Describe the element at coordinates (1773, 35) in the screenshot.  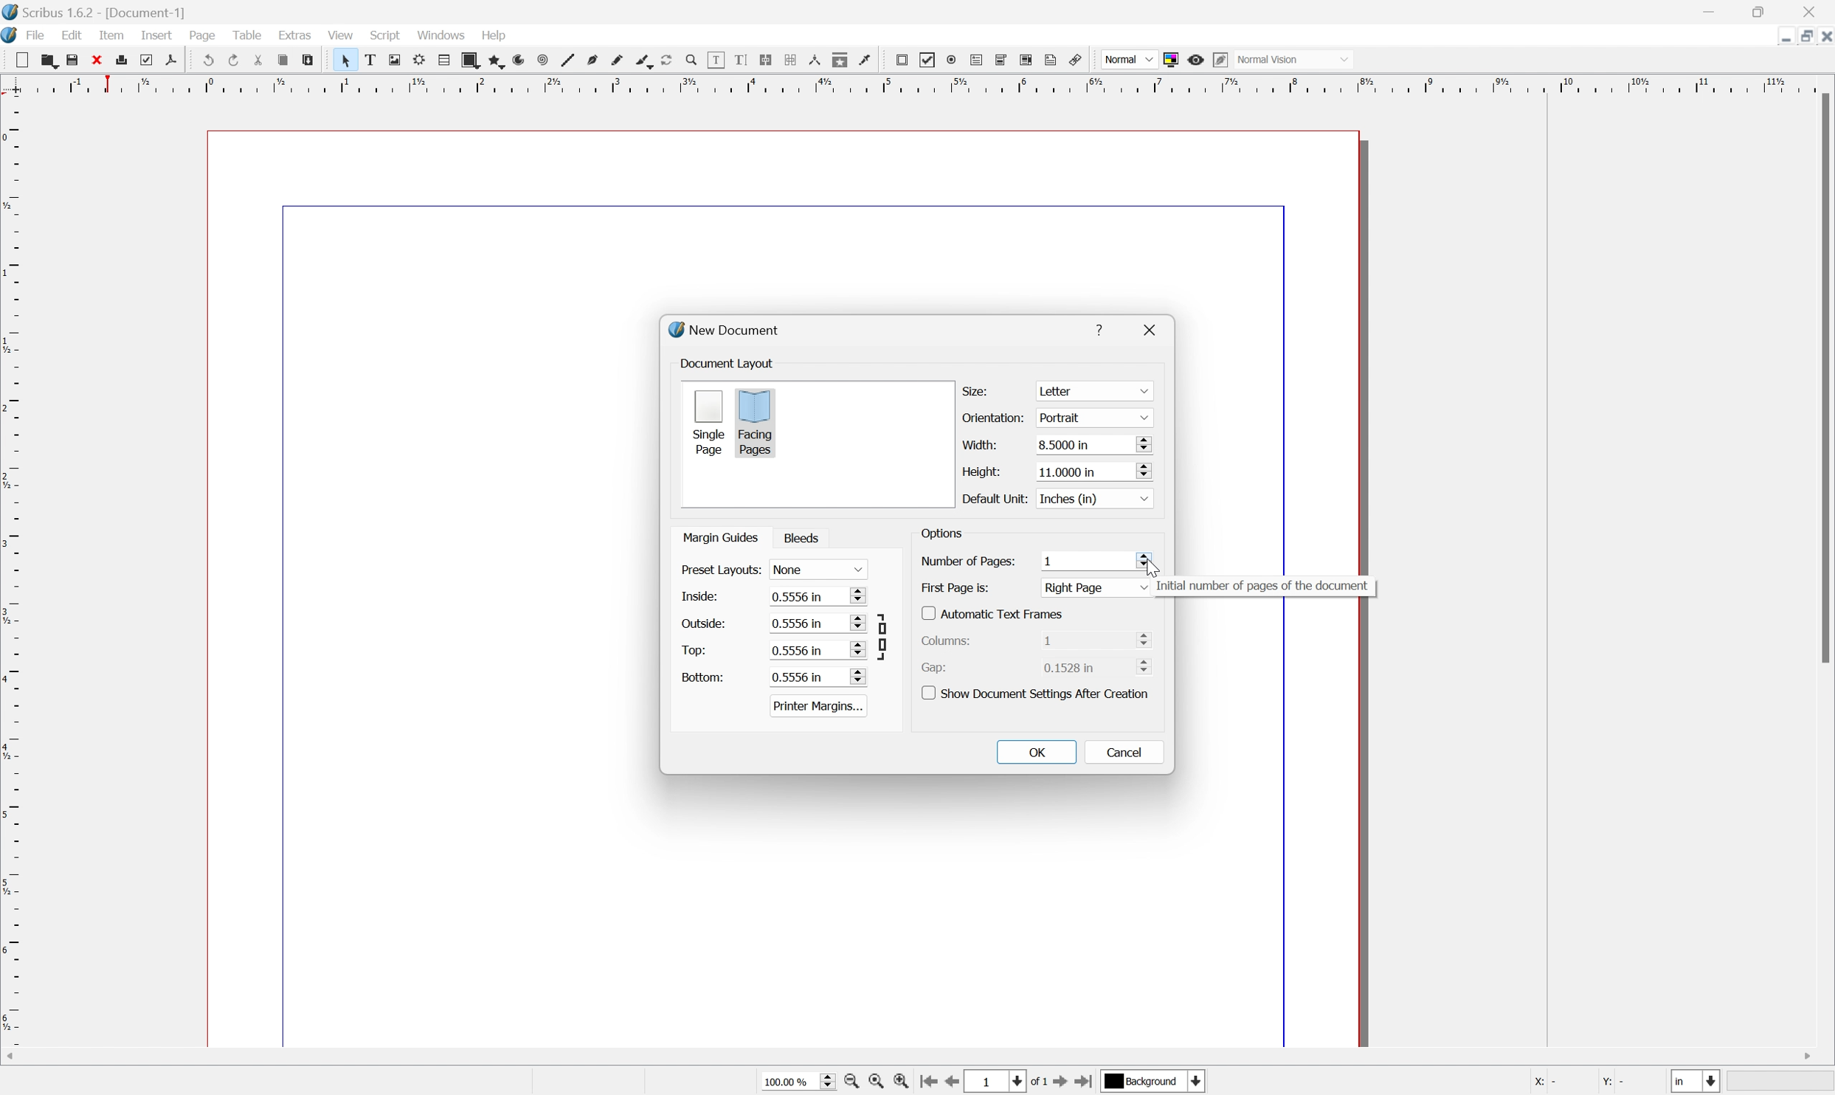
I see `Minimize` at that location.